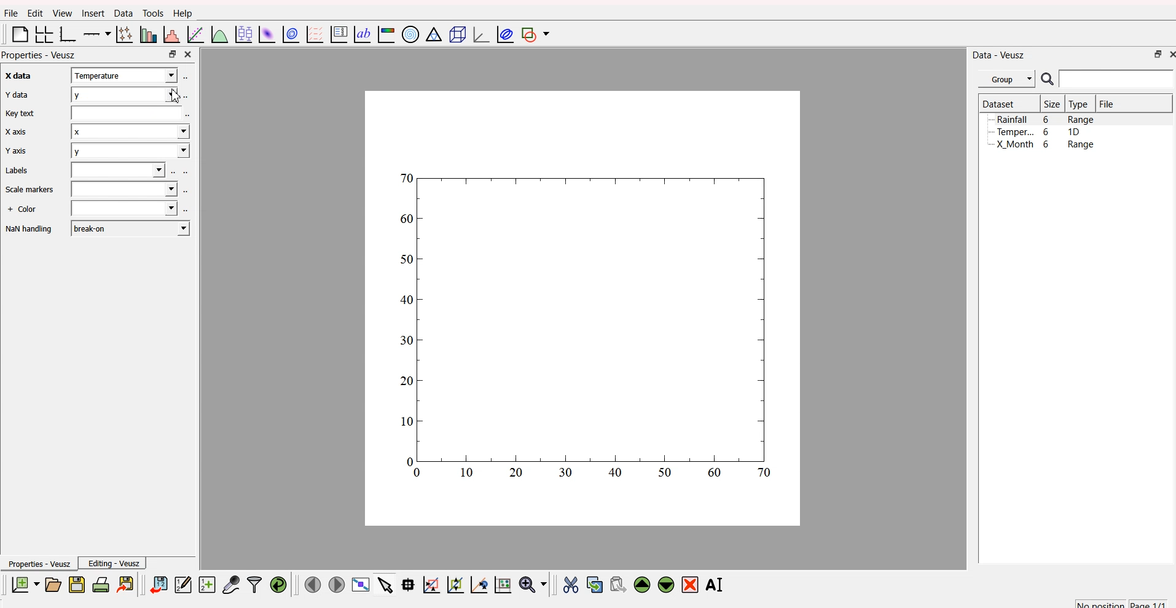 The width and height of the screenshot is (1176, 608). Describe the element at coordinates (123, 209) in the screenshot. I see `field` at that location.